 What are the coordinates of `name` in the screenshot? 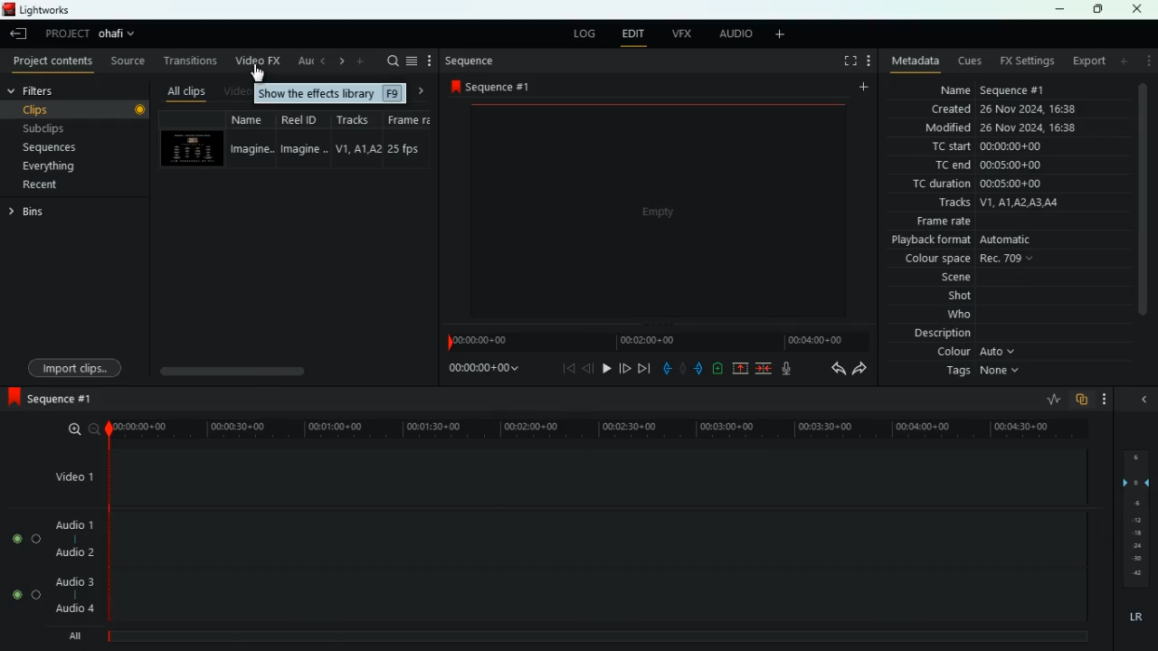 It's located at (252, 138).